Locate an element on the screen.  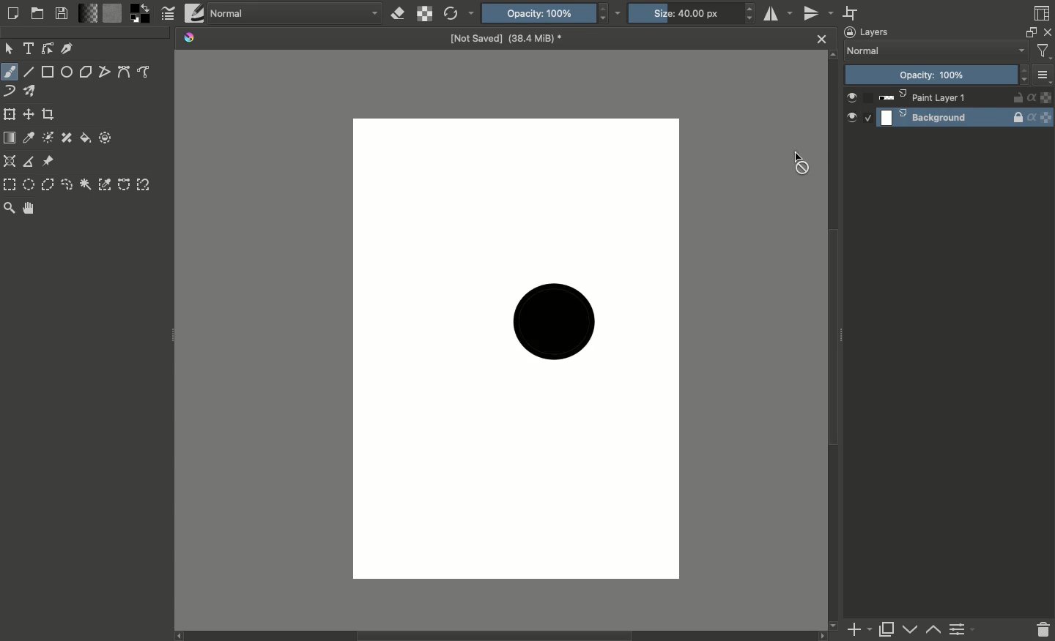
Scroll is located at coordinates (501, 637).